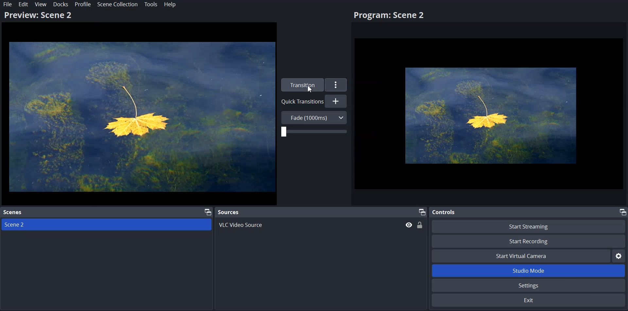 The width and height of the screenshot is (628, 311). What do you see at coordinates (337, 85) in the screenshot?
I see `More` at bounding box center [337, 85].